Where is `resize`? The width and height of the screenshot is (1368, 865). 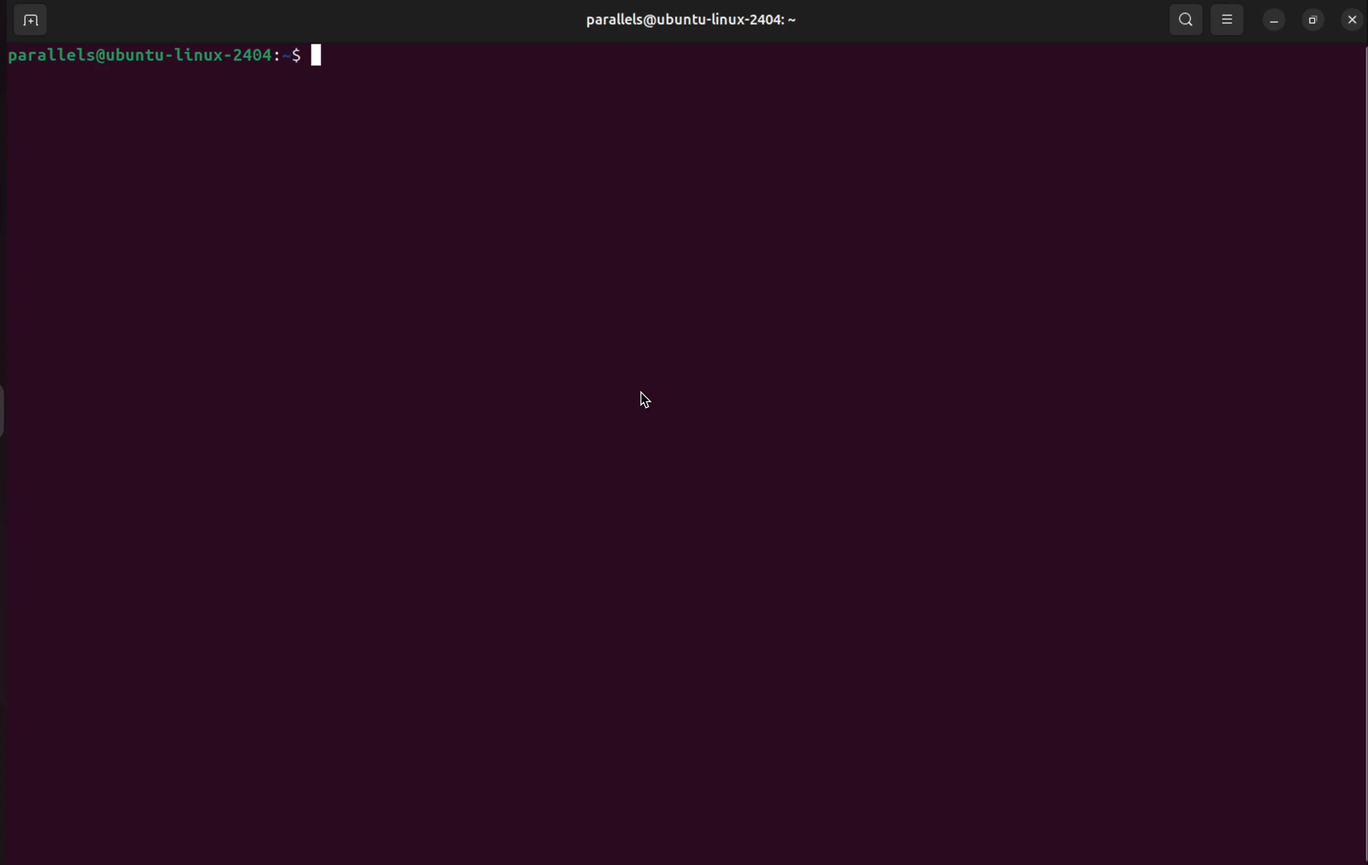
resize is located at coordinates (1310, 20).